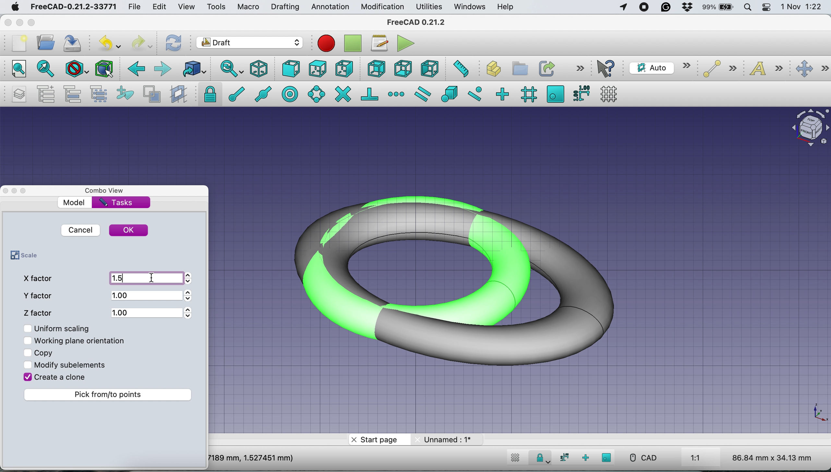 This screenshot has height=472, width=831. What do you see at coordinates (430, 7) in the screenshot?
I see `utilities` at bounding box center [430, 7].